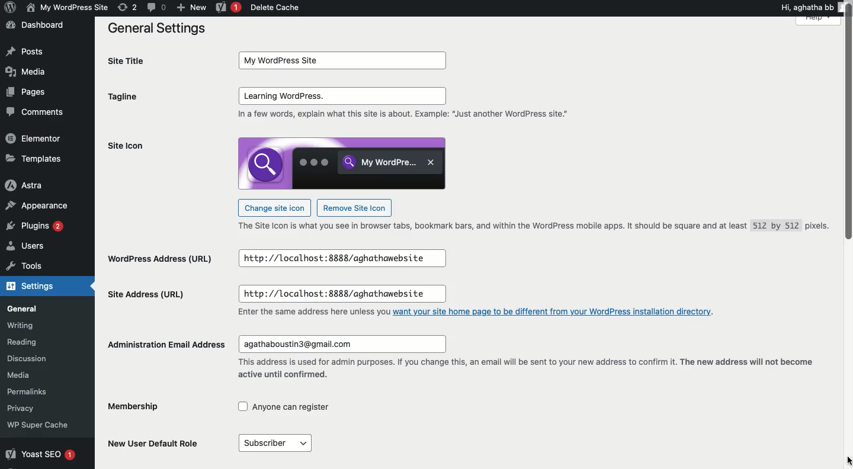 This screenshot has width=853, height=469. Describe the element at coordinates (227, 8) in the screenshot. I see `Yoast 1` at that location.